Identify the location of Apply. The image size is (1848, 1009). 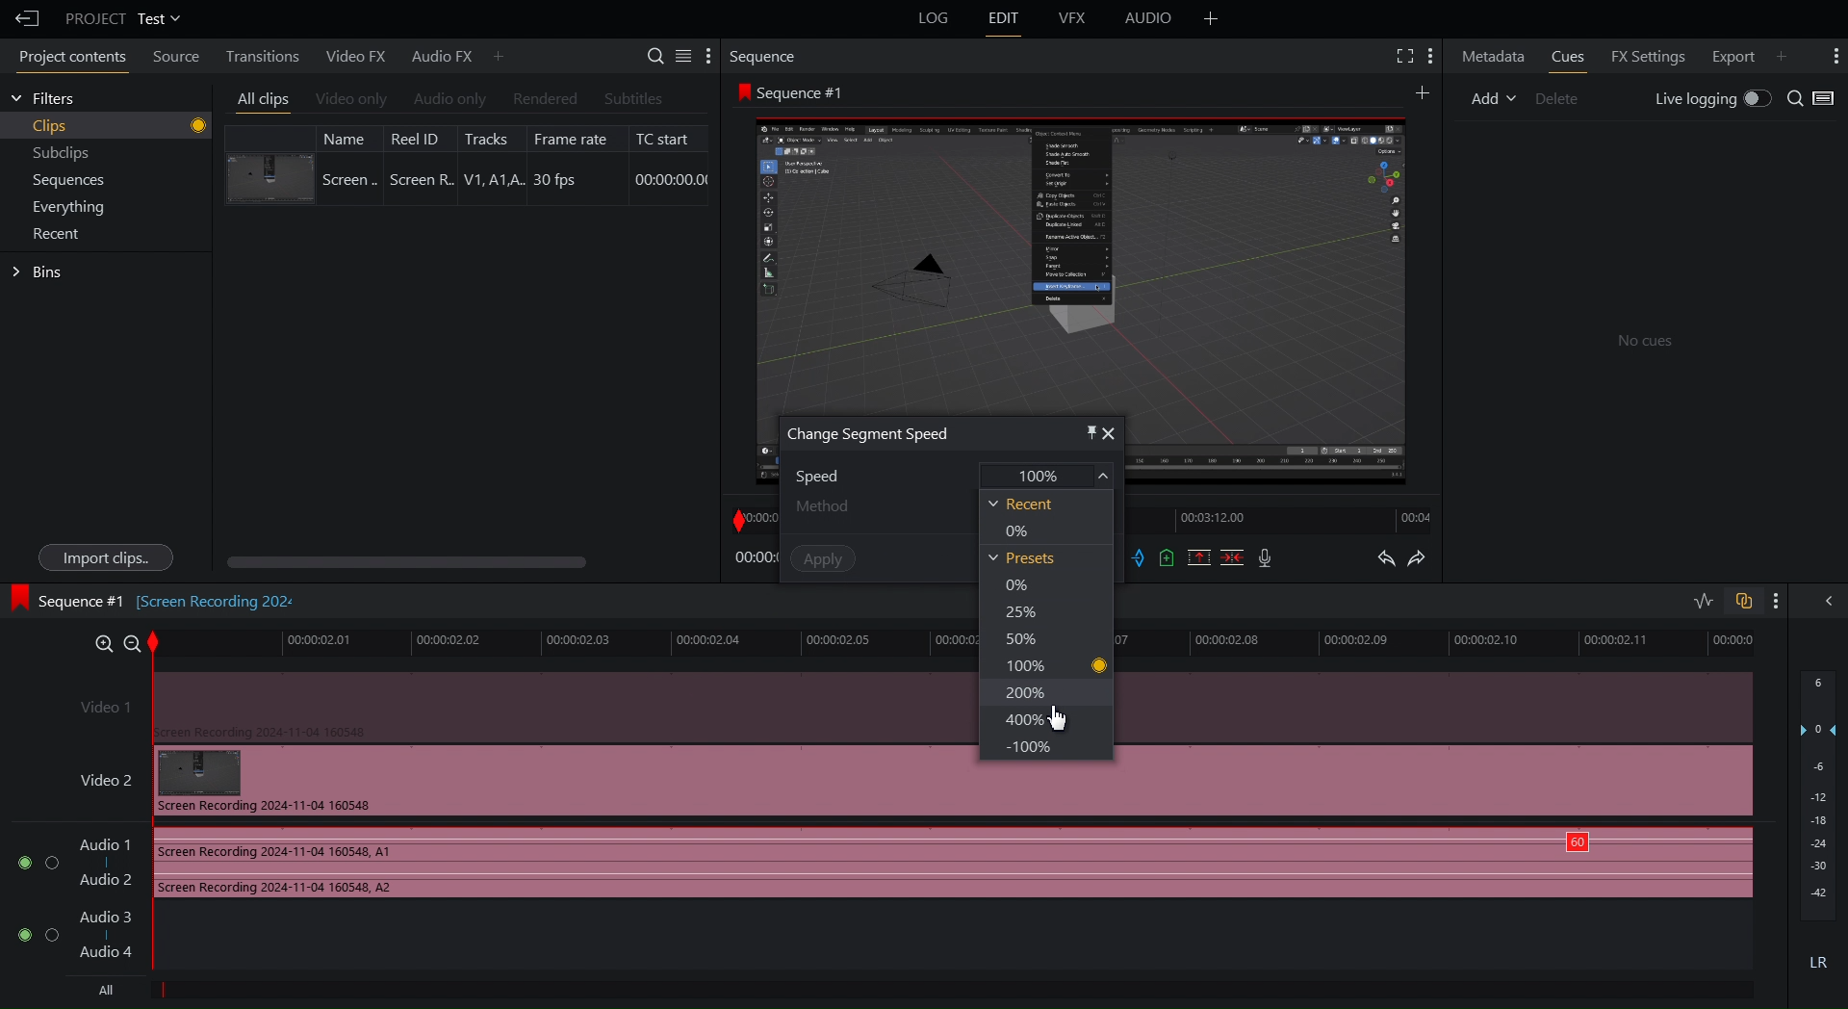
(823, 557).